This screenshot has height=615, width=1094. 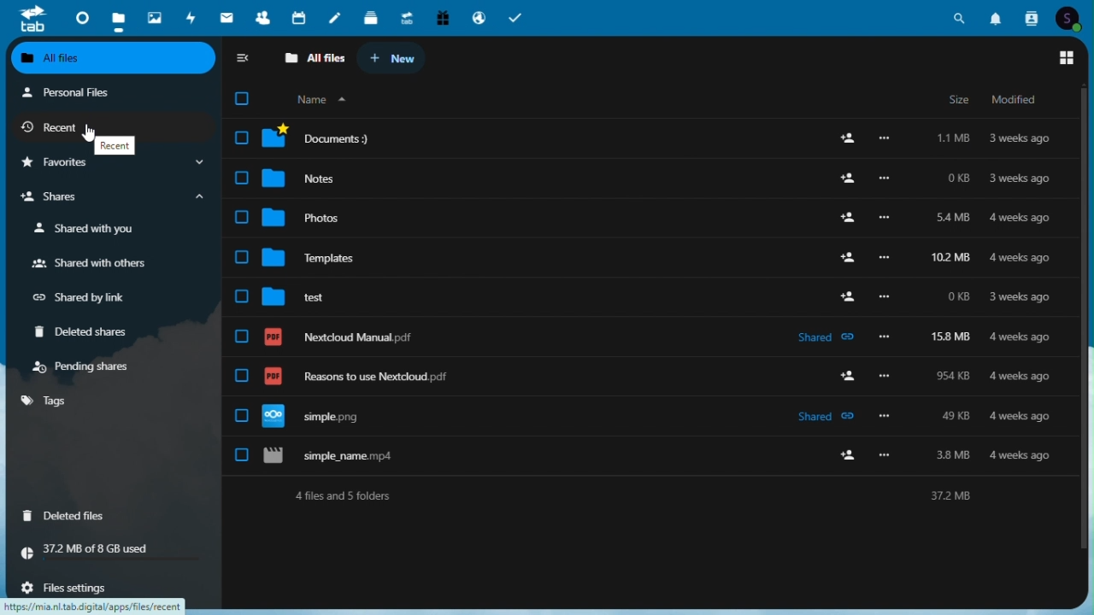 What do you see at coordinates (85, 262) in the screenshot?
I see `` at bounding box center [85, 262].